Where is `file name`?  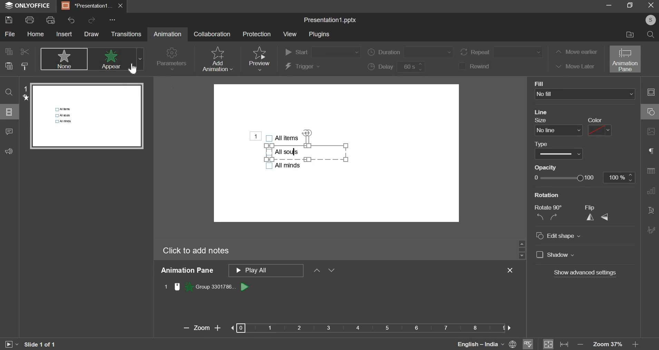
file name is located at coordinates (330, 20).